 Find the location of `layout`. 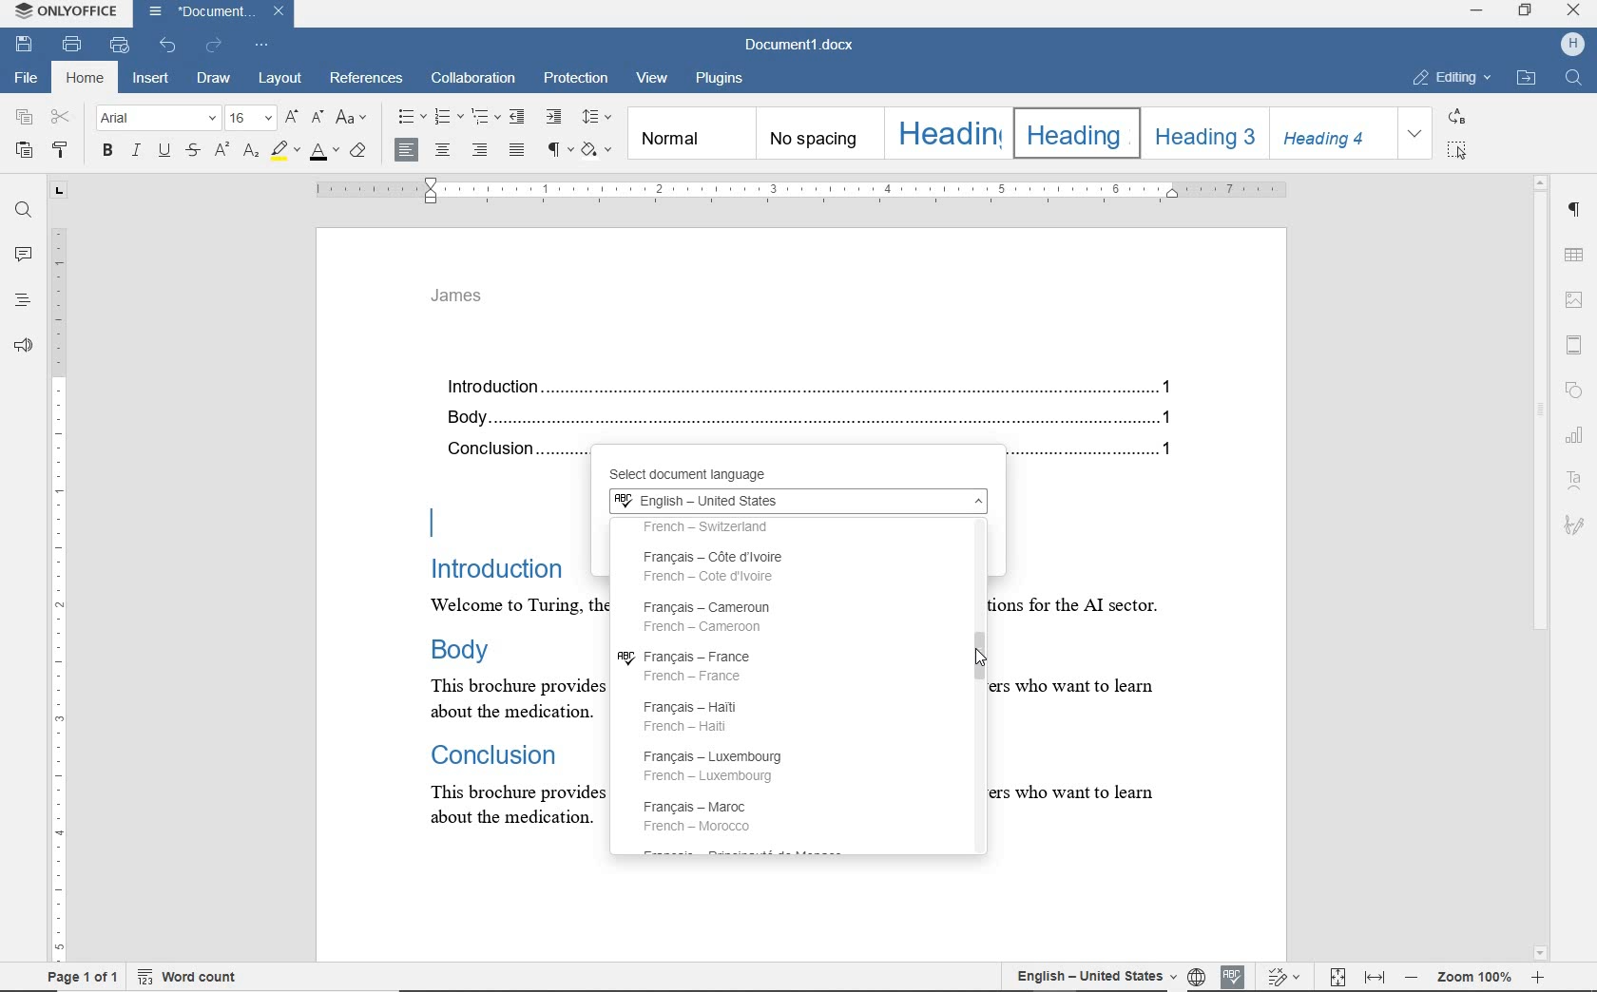

layout is located at coordinates (280, 80).